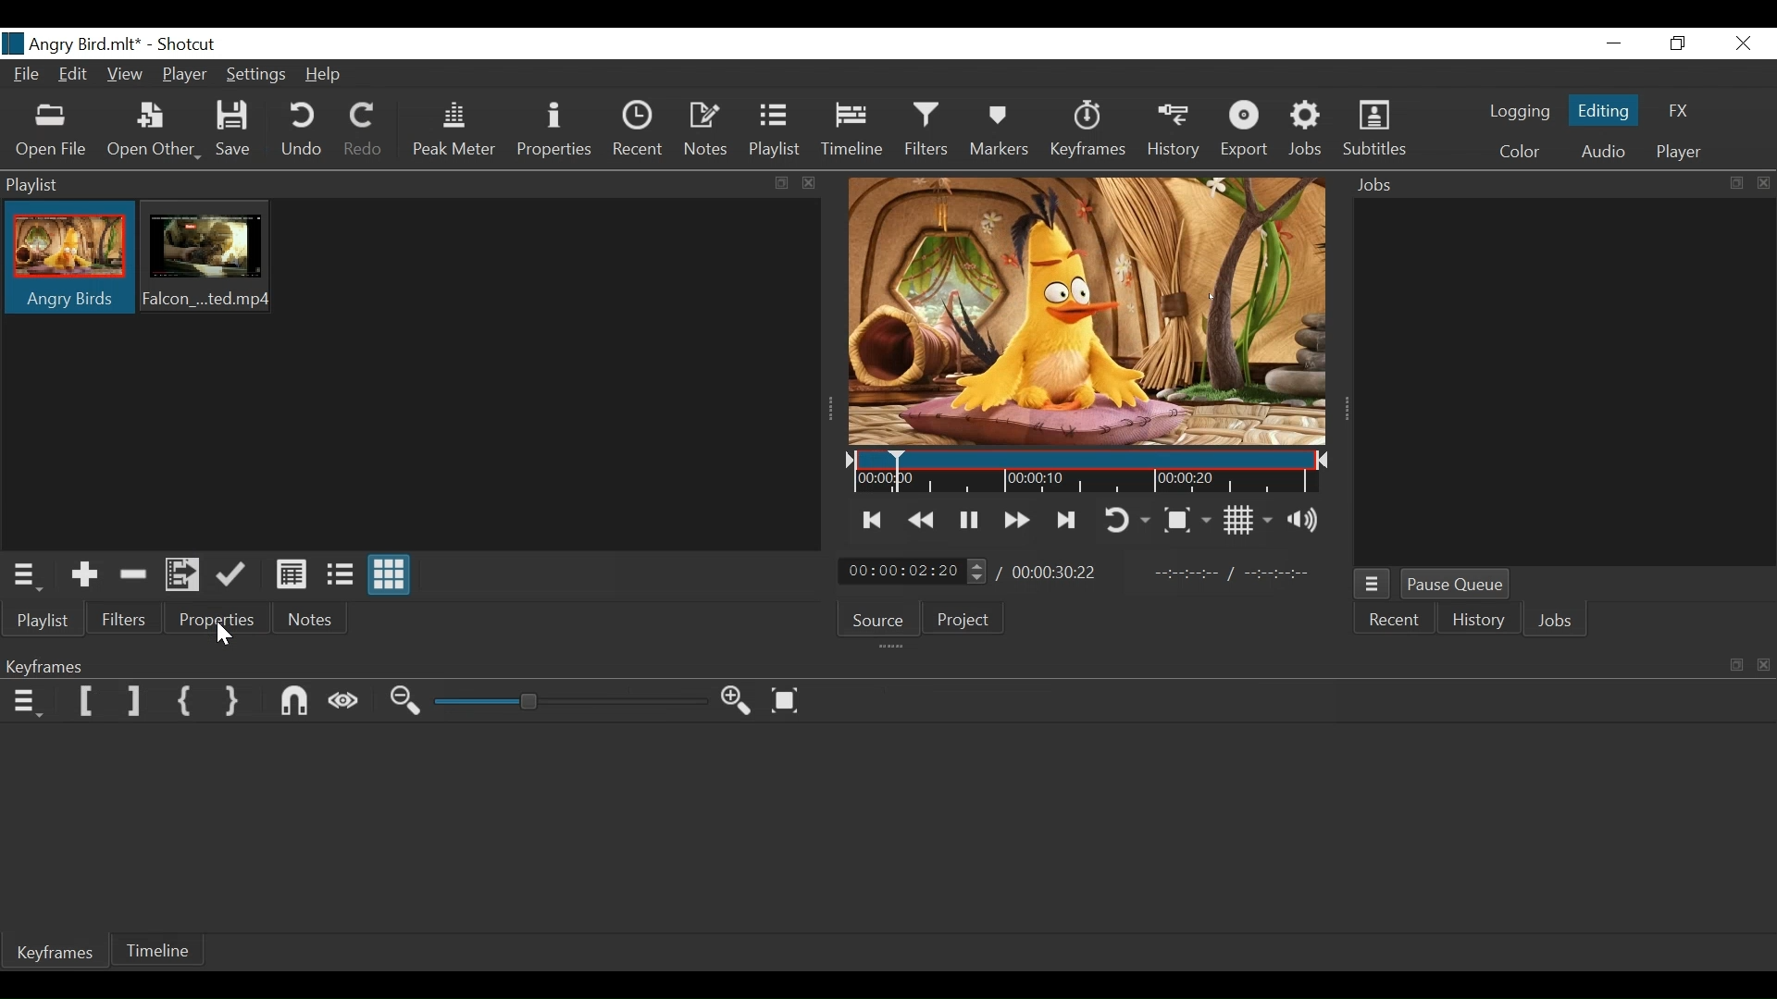  What do you see at coordinates (295, 702) in the screenshot?
I see `Snap` at bounding box center [295, 702].